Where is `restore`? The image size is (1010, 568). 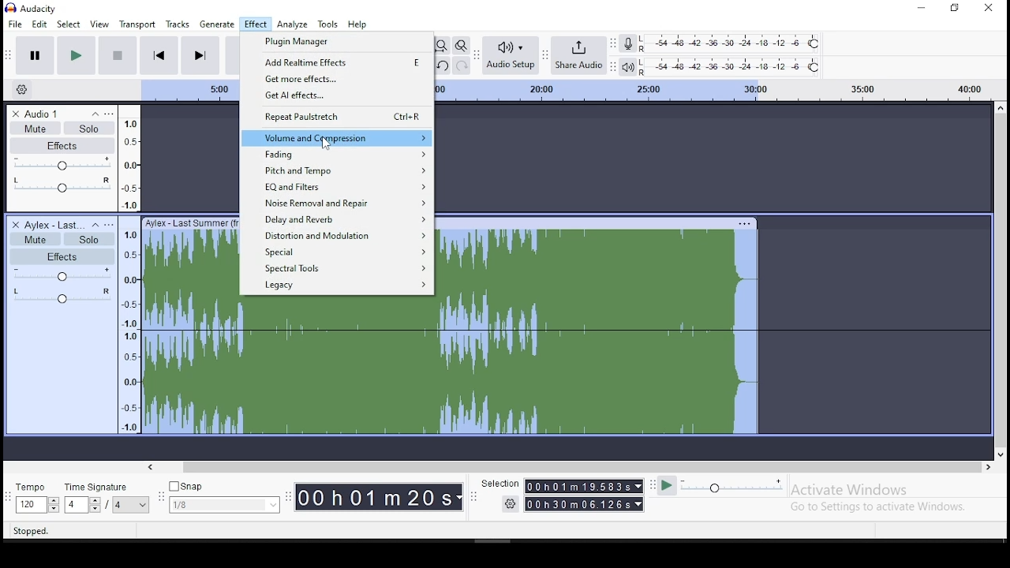
restore is located at coordinates (954, 9).